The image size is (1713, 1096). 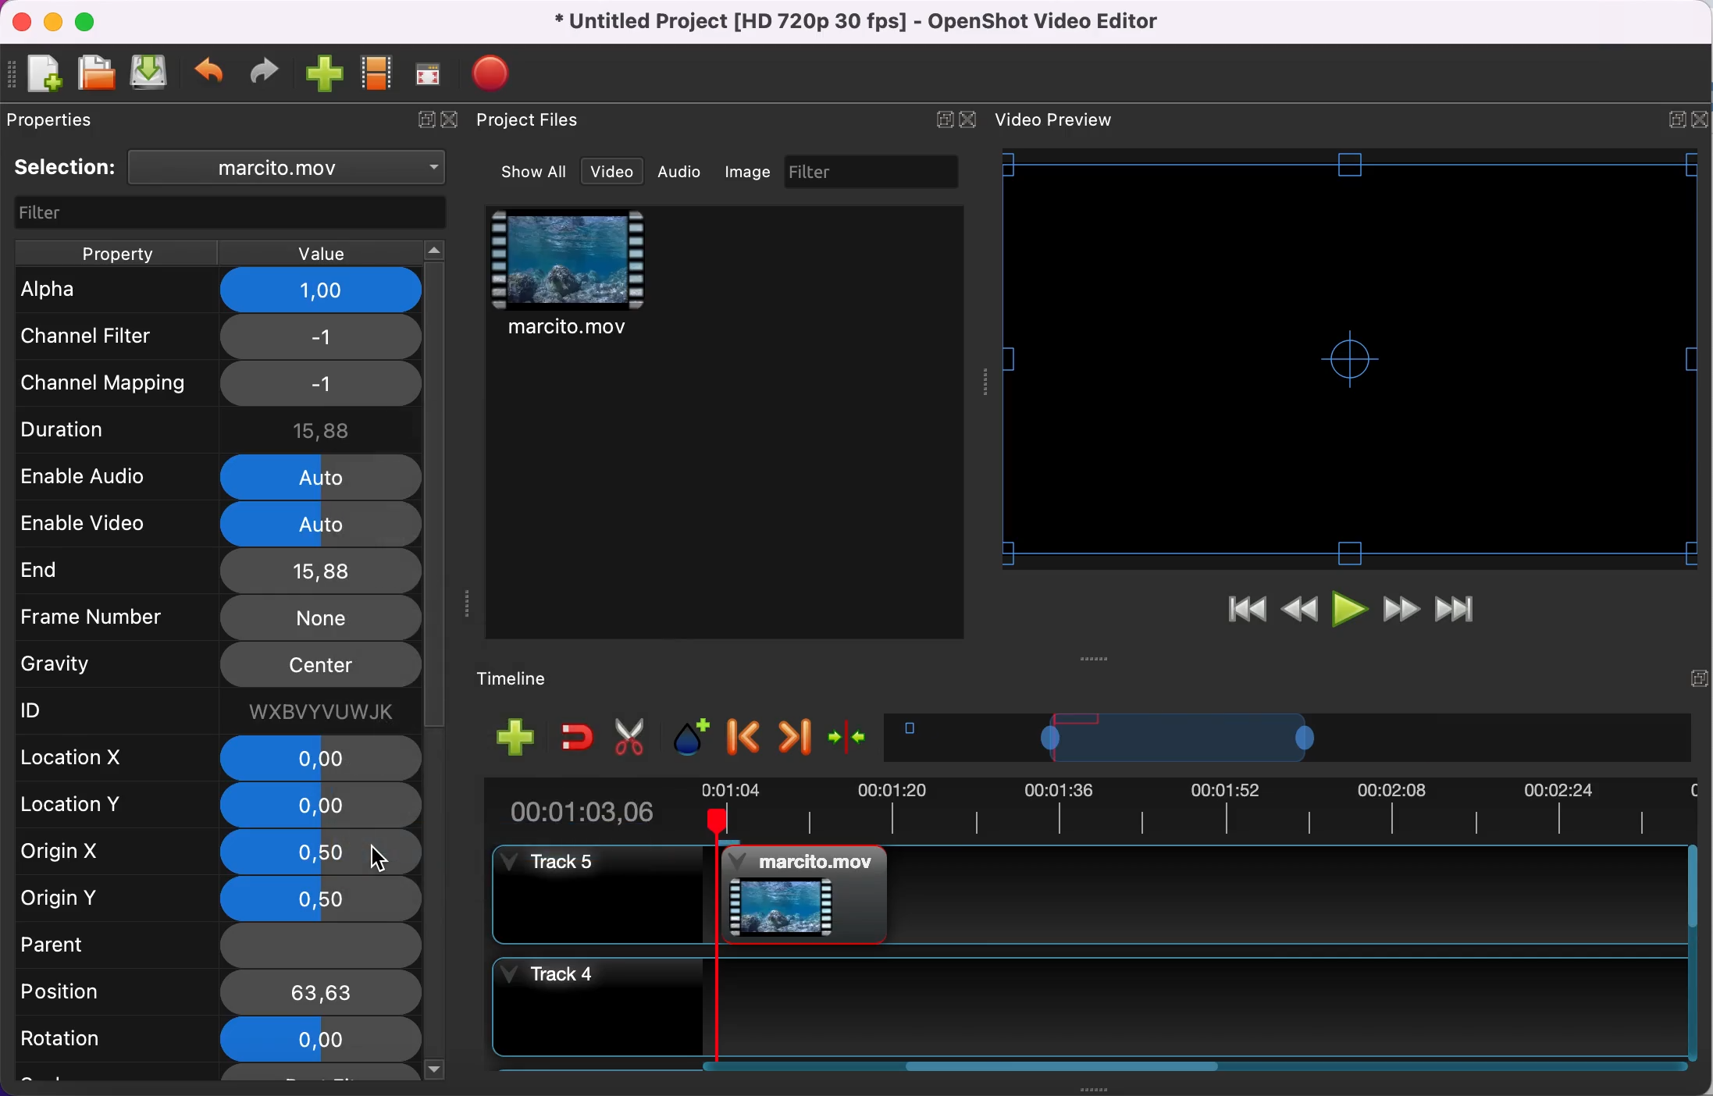 I want to click on origin y 0, so click(x=219, y=899).